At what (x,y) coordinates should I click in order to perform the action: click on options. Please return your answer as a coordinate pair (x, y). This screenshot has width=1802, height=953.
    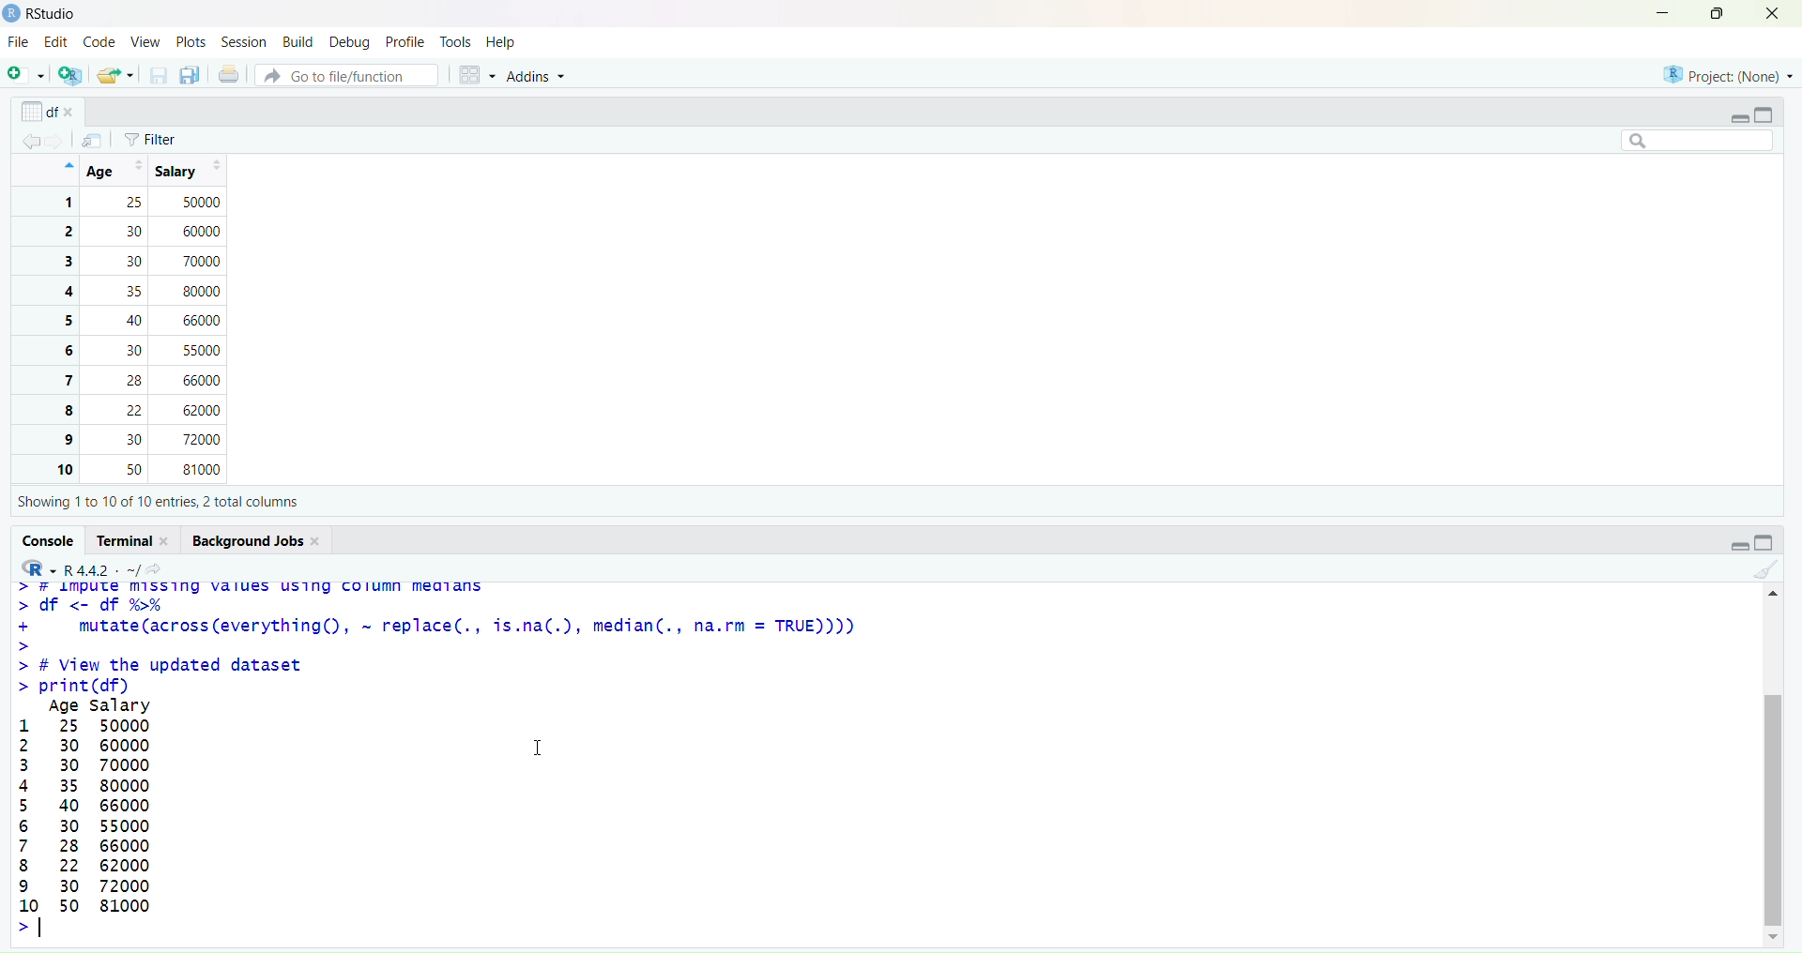
    Looking at the image, I should click on (92, 141).